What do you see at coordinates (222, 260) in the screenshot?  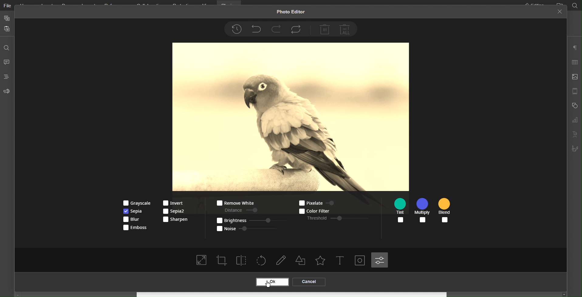 I see `Crop` at bounding box center [222, 260].